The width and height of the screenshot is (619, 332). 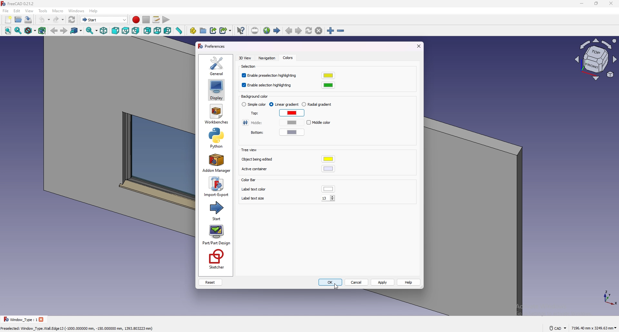 What do you see at coordinates (136, 20) in the screenshot?
I see `record macros` at bounding box center [136, 20].